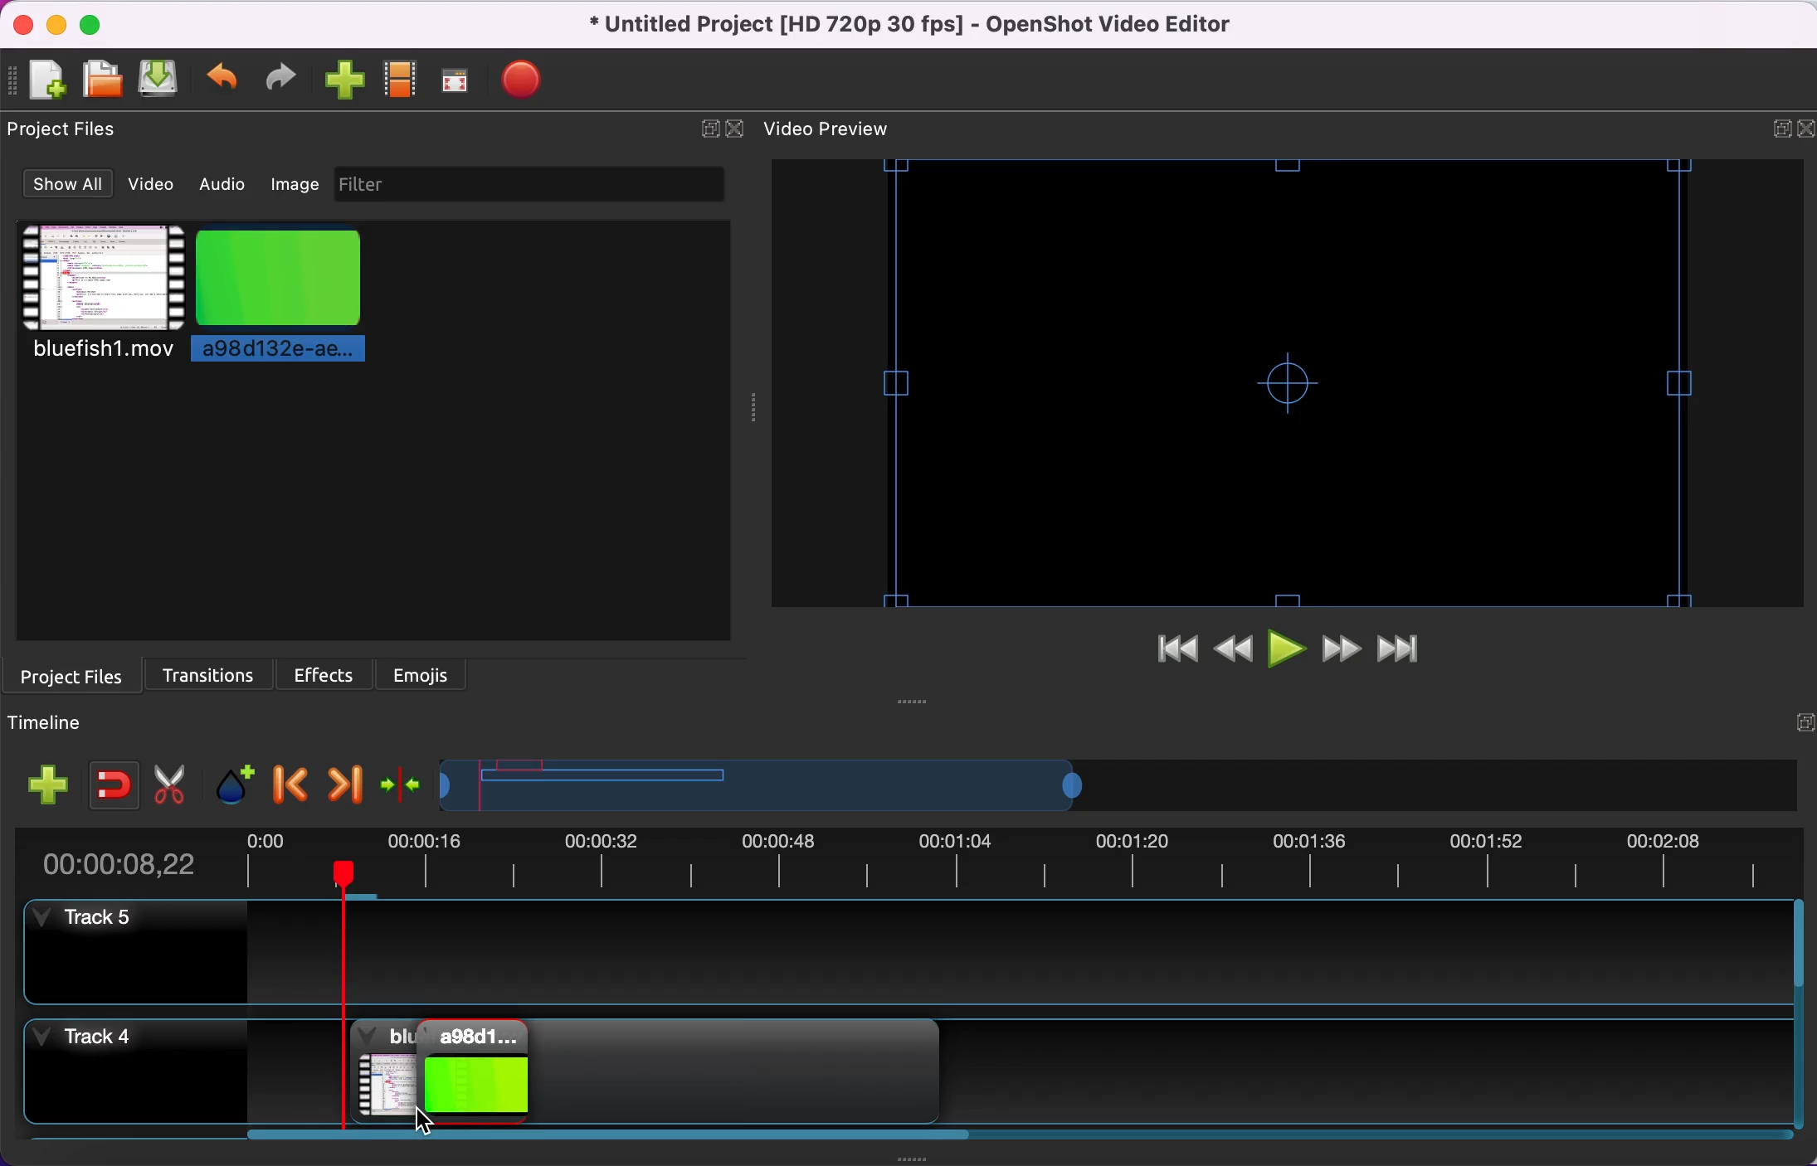  I want to click on undo, so click(219, 80).